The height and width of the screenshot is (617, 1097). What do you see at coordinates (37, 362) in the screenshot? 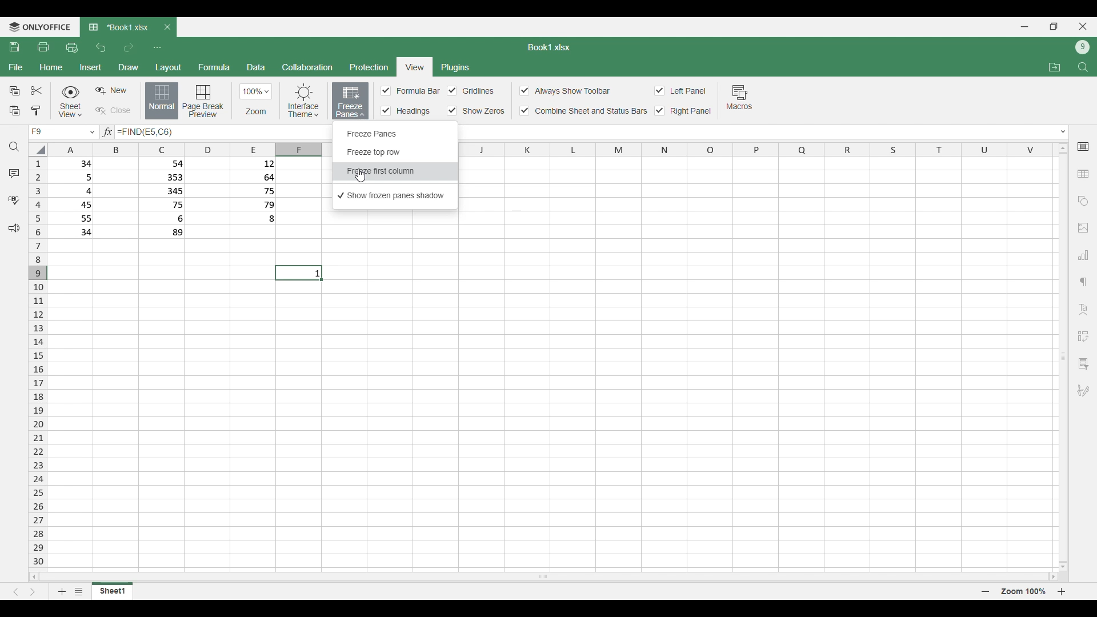
I see `Indicates rows` at bounding box center [37, 362].